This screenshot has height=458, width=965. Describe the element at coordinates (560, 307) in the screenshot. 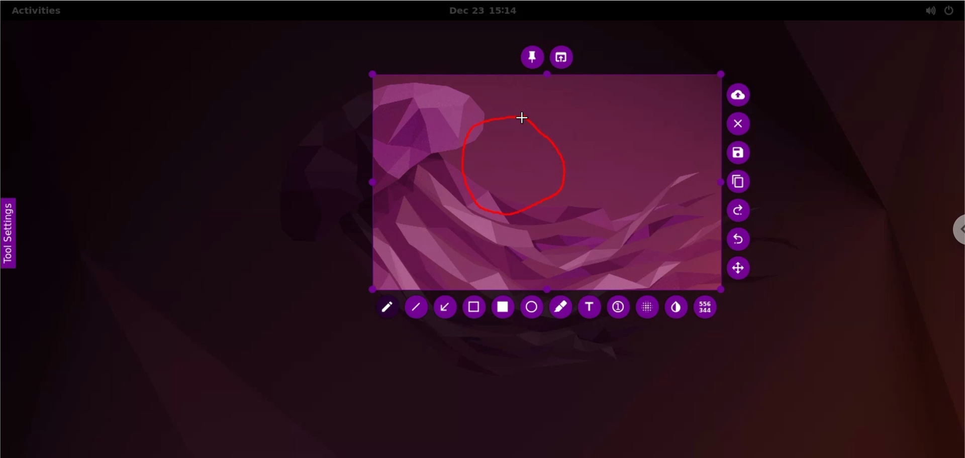

I see `marker tool` at that location.